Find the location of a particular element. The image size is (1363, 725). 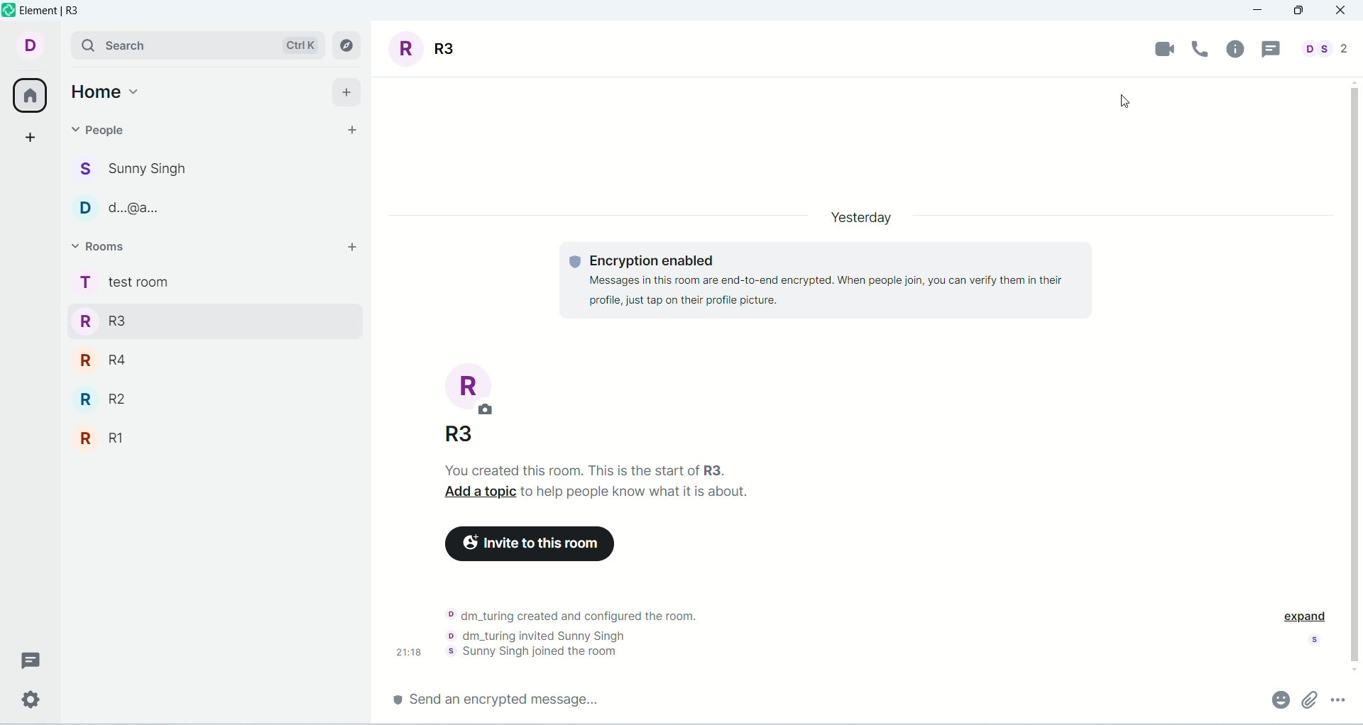

start chat is located at coordinates (351, 131).